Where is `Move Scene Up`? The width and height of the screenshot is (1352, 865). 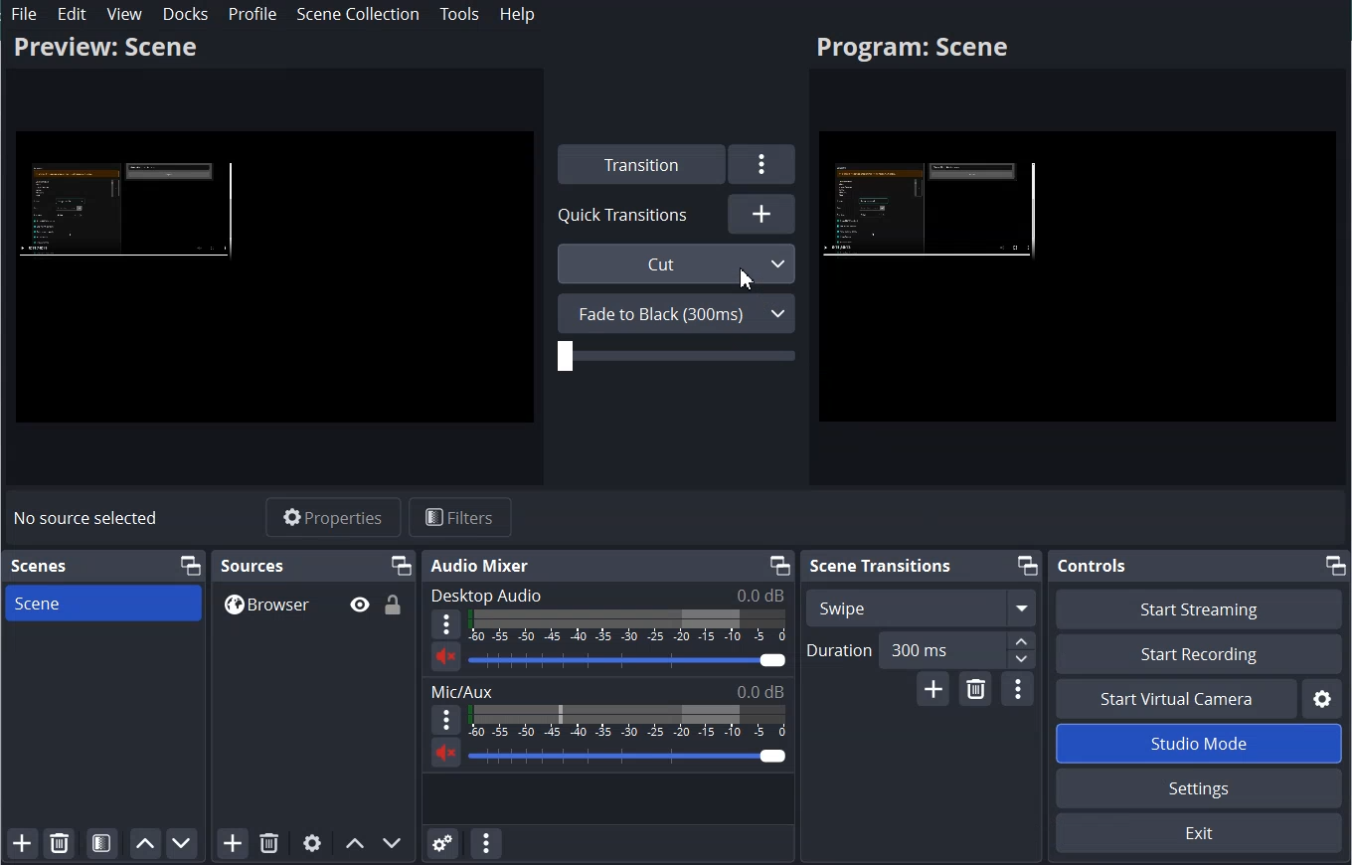 Move Scene Up is located at coordinates (145, 844).